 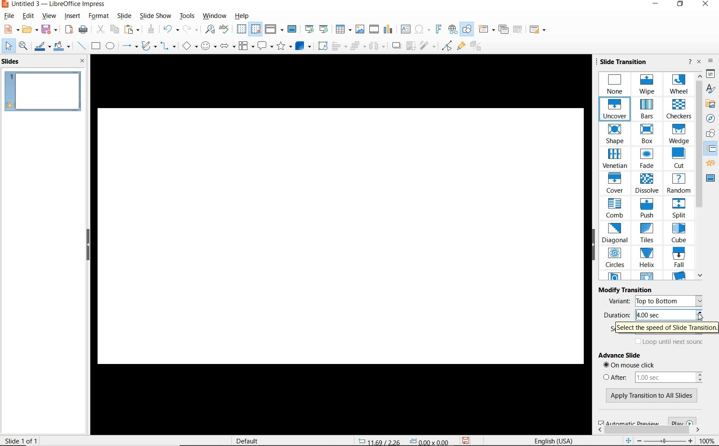 I want to click on WEDGE, so click(x=680, y=134).